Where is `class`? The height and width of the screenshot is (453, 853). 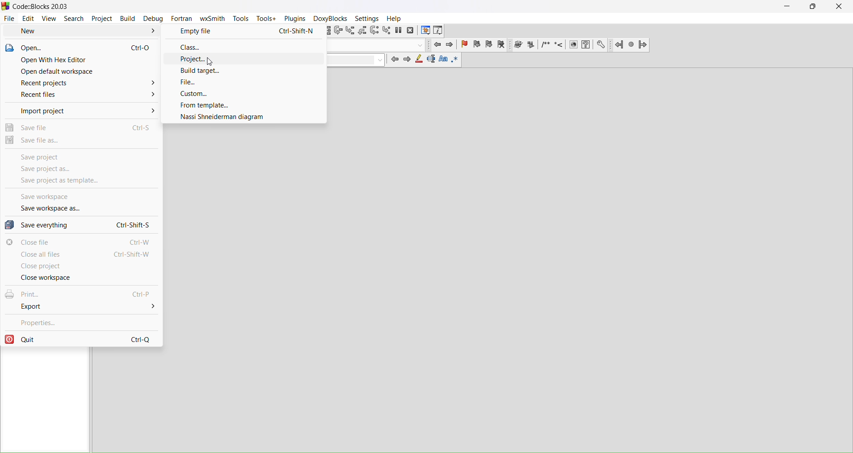
class is located at coordinates (244, 45).